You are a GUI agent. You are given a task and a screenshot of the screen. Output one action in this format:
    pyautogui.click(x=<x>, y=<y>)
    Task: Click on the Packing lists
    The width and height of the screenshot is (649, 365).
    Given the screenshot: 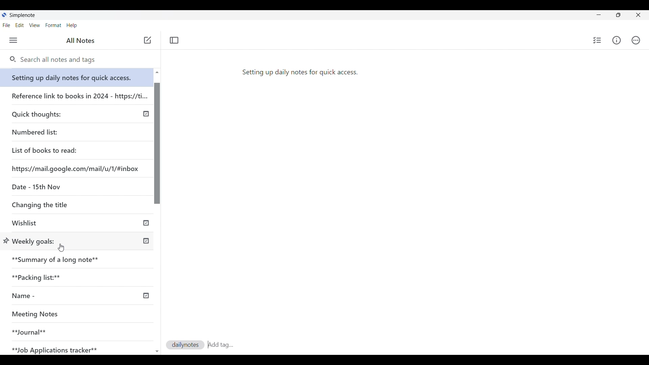 What is the action you would take?
    pyautogui.click(x=80, y=276)
    